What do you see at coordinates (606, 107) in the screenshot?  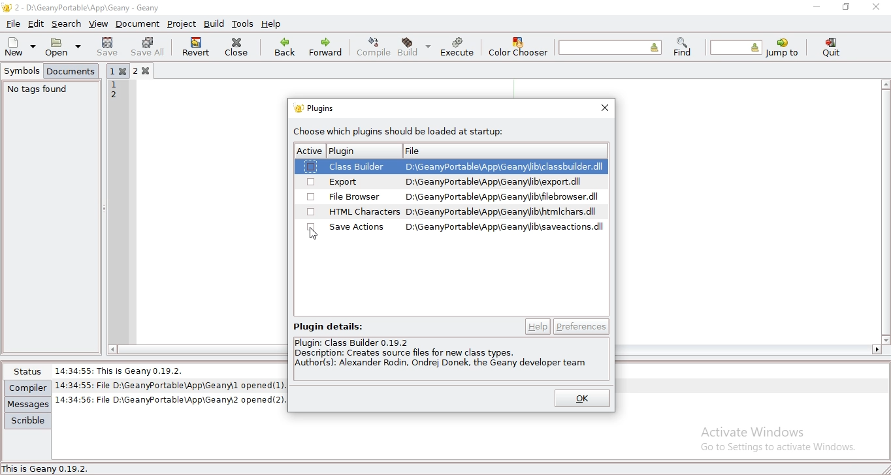 I see `close` at bounding box center [606, 107].